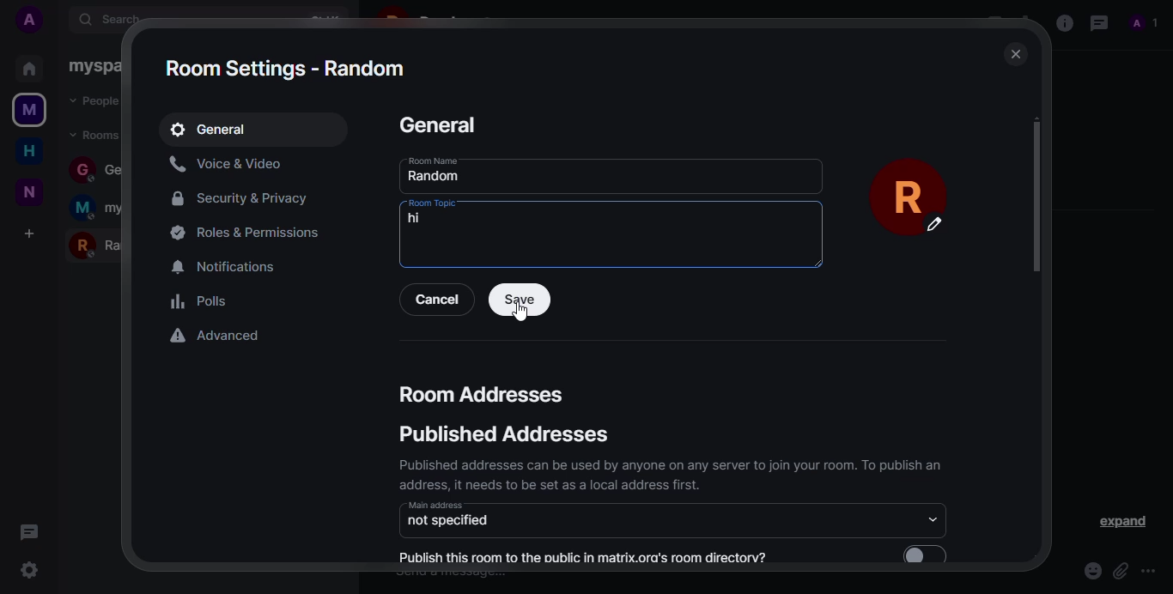  What do you see at coordinates (28, 193) in the screenshot?
I see `new` at bounding box center [28, 193].